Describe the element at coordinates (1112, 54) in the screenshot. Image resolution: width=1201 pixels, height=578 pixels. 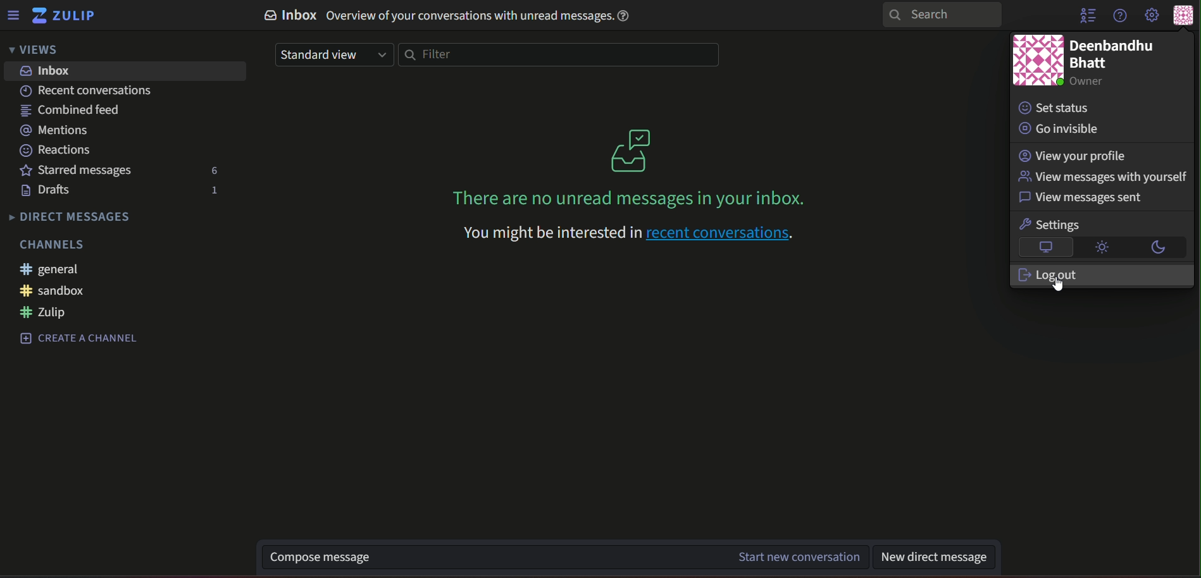
I see `text` at that location.